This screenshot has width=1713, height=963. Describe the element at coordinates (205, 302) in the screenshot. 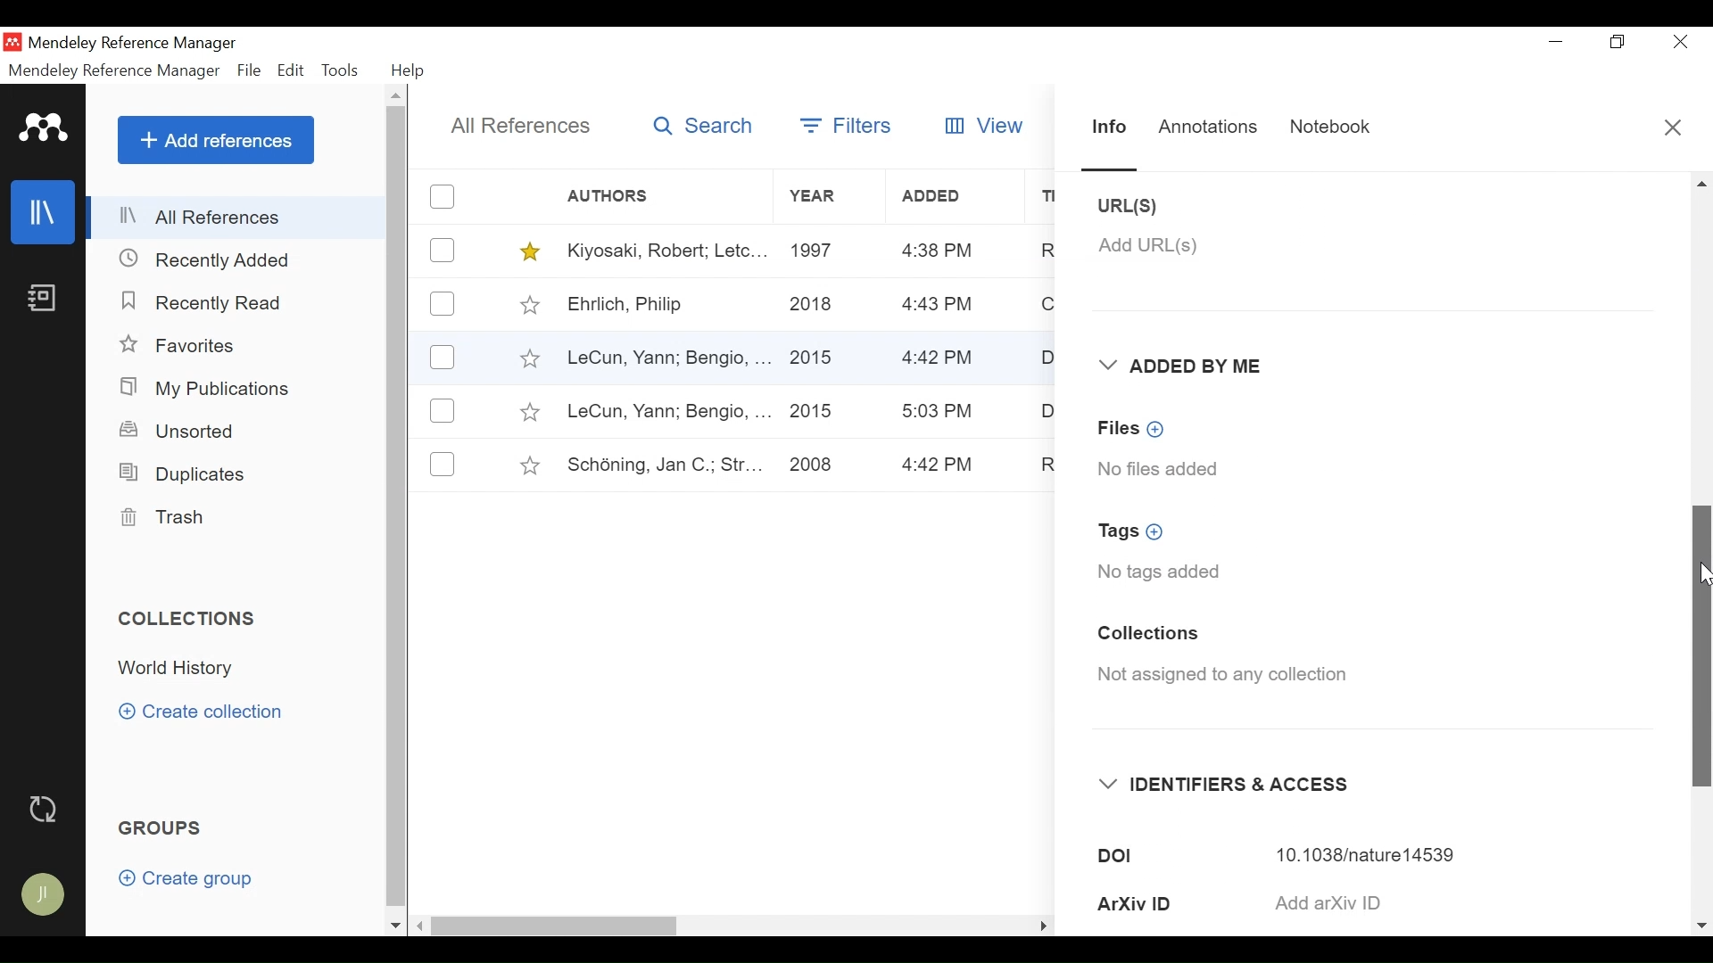

I see `Recently Read` at that location.